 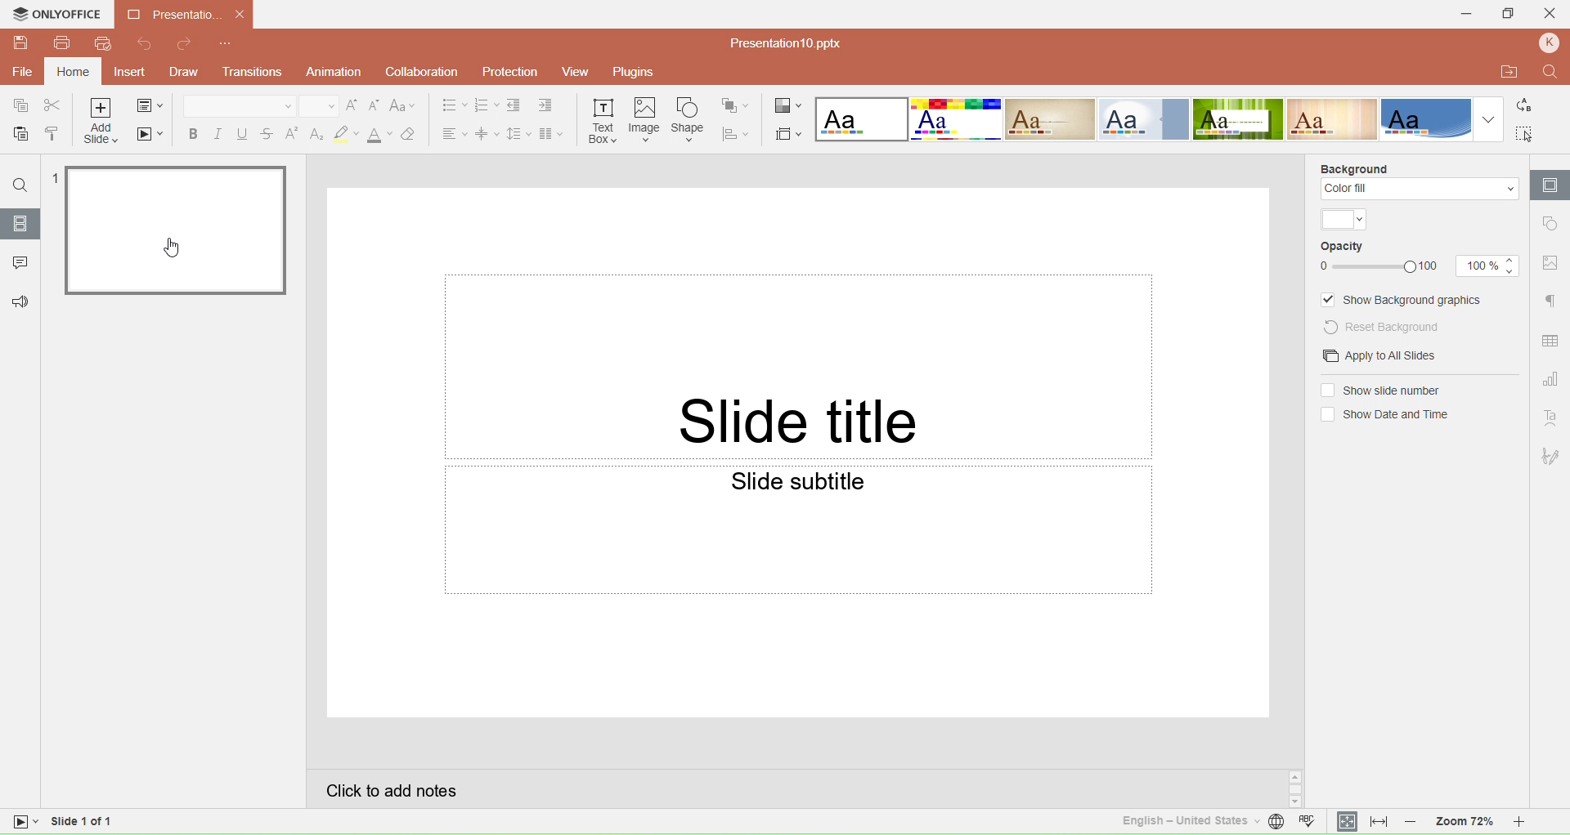 I want to click on Slide tittle, so click(x=798, y=366).